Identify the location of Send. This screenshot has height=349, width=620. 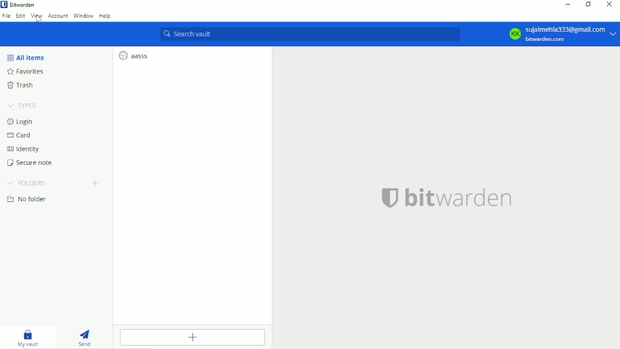
(87, 338).